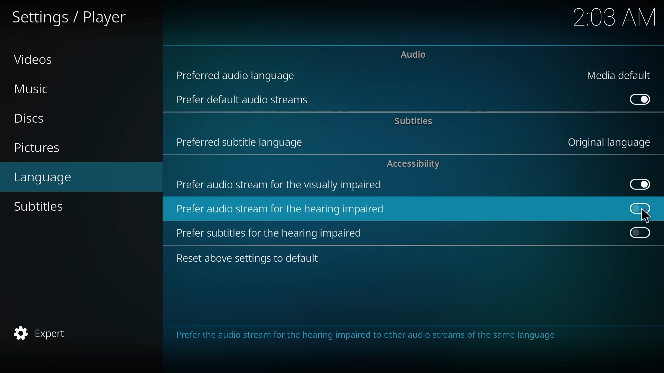 Image resolution: width=664 pixels, height=373 pixels. I want to click on prefer audio stream for visually impaired, so click(281, 184).